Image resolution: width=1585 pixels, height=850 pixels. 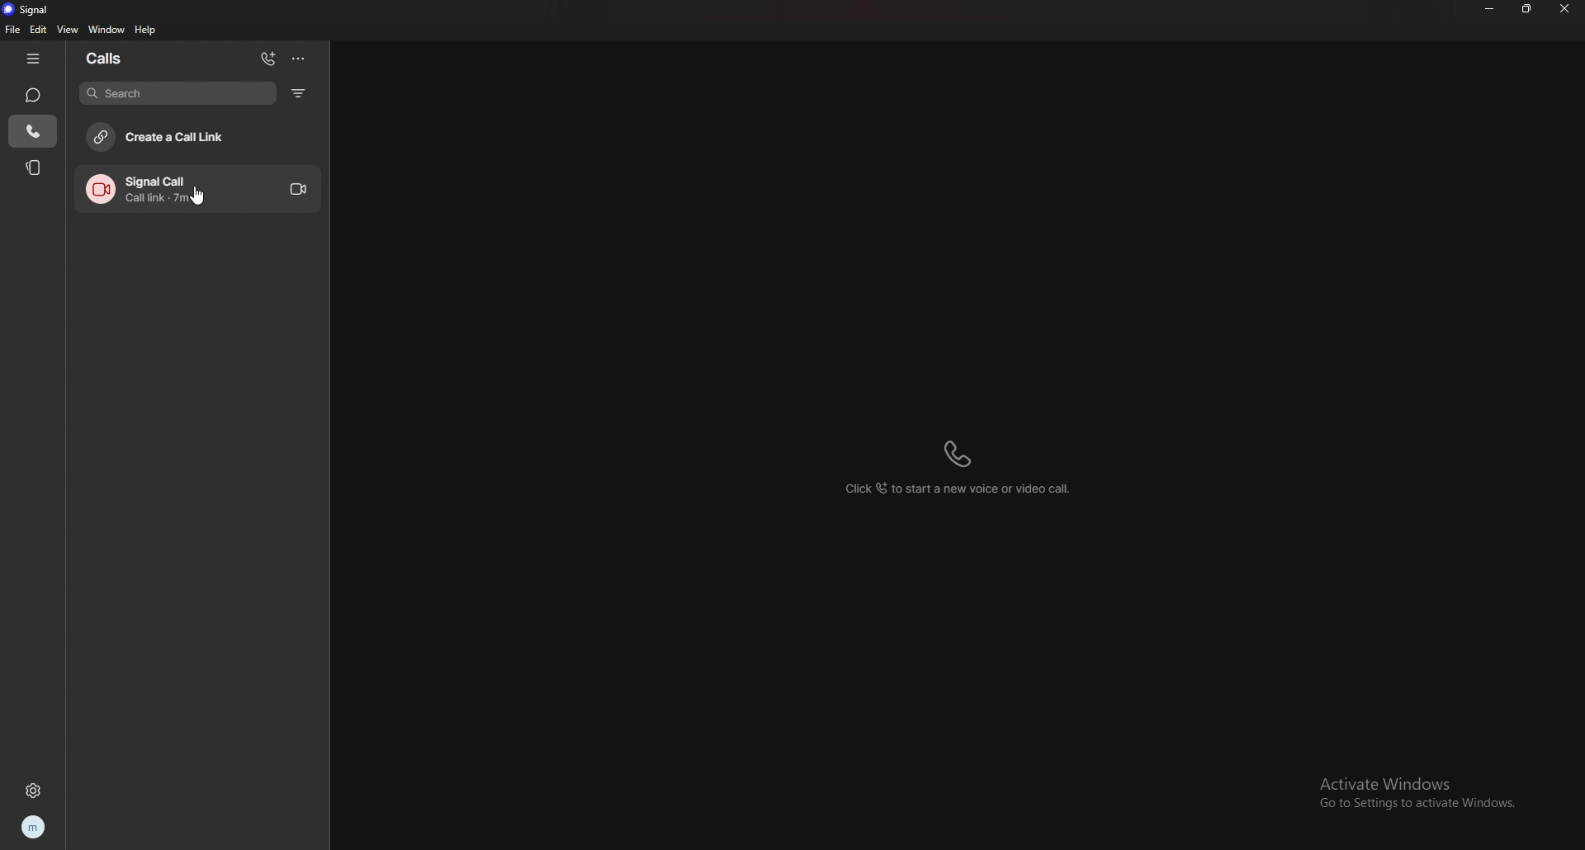 I want to click on view, so click(x=67, y=29).